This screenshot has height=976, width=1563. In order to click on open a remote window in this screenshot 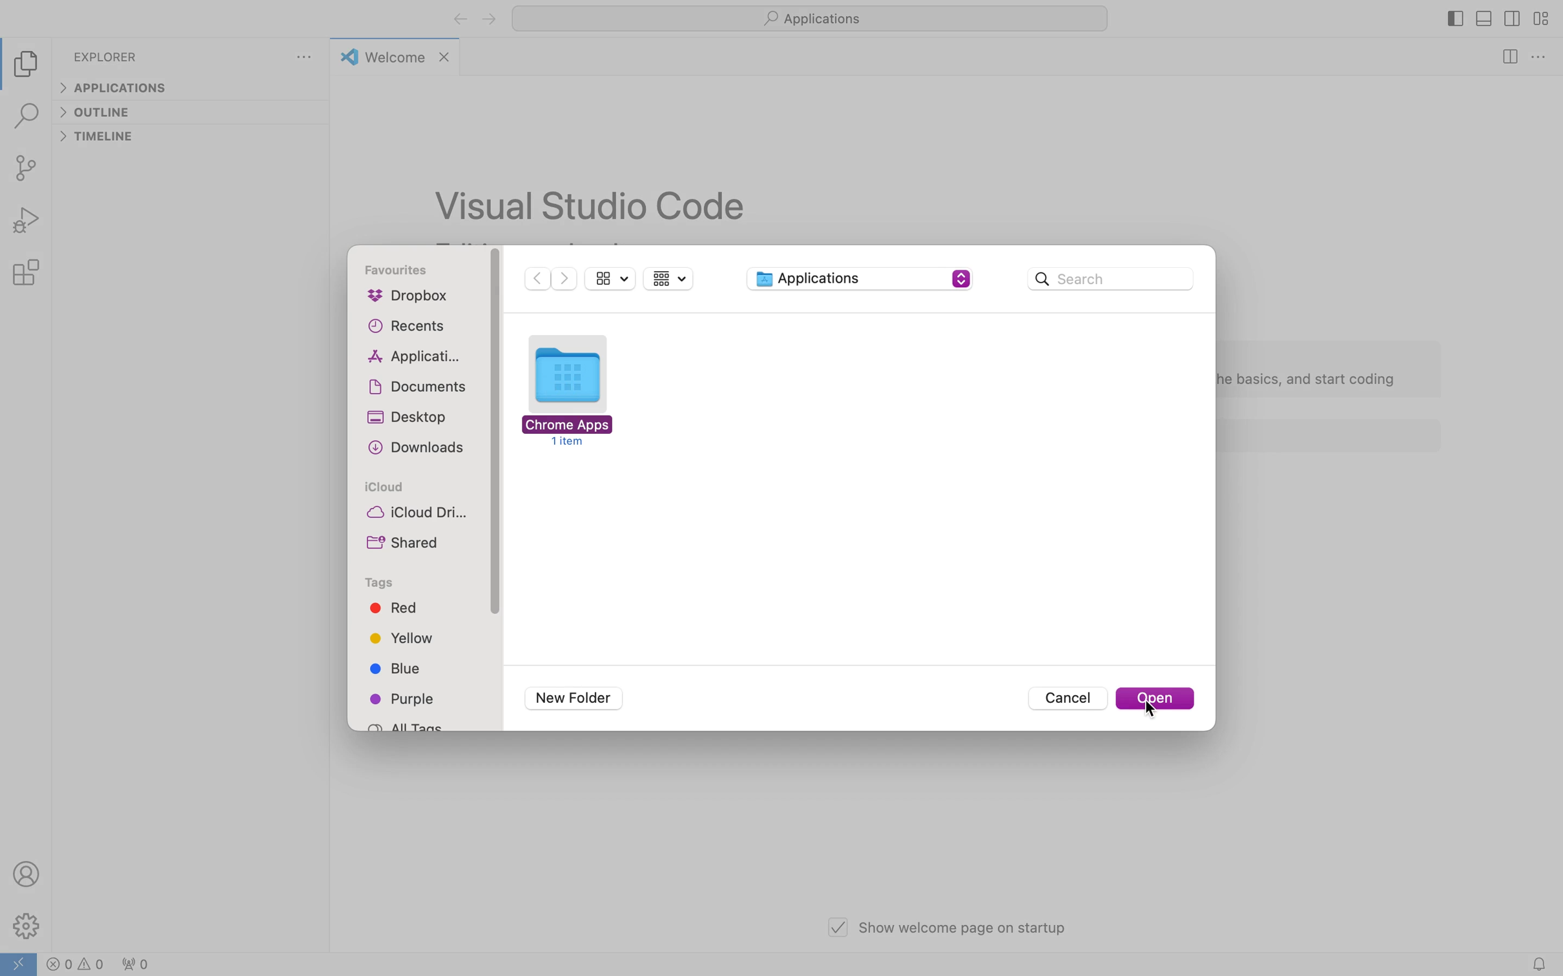, I will do `click(23, 965)`.